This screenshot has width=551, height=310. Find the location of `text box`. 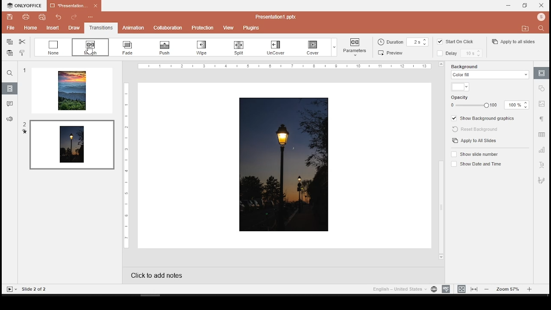

text box is located at coordinates (239, 48).